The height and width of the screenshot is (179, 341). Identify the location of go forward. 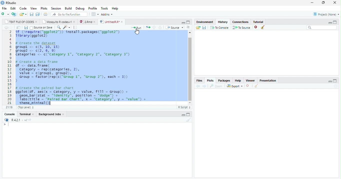
(10, 28).